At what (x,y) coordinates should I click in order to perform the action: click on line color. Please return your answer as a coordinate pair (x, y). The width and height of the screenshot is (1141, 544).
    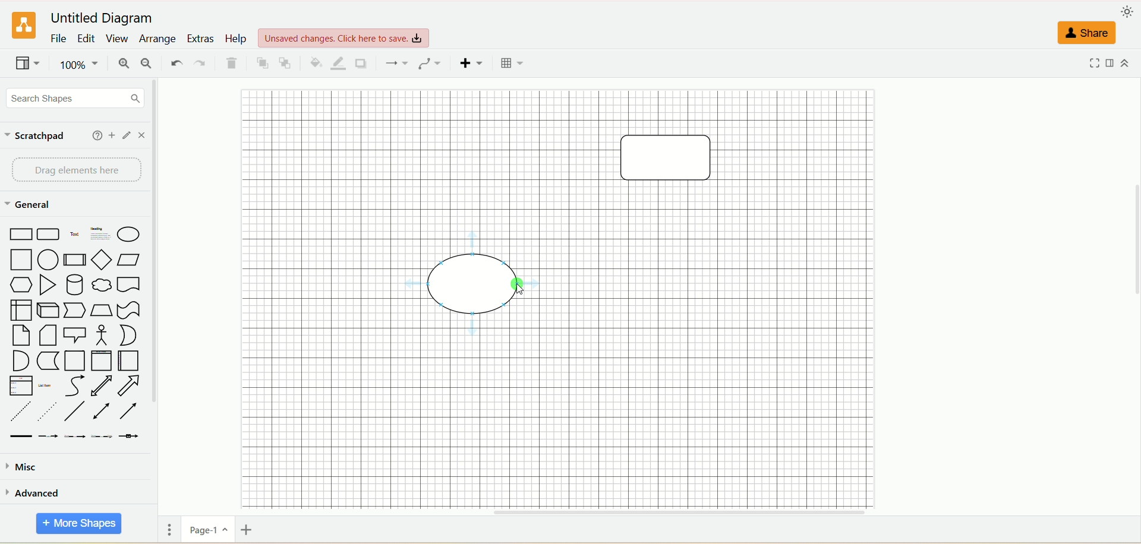
    Looking at the image, I should click on (335, 64).